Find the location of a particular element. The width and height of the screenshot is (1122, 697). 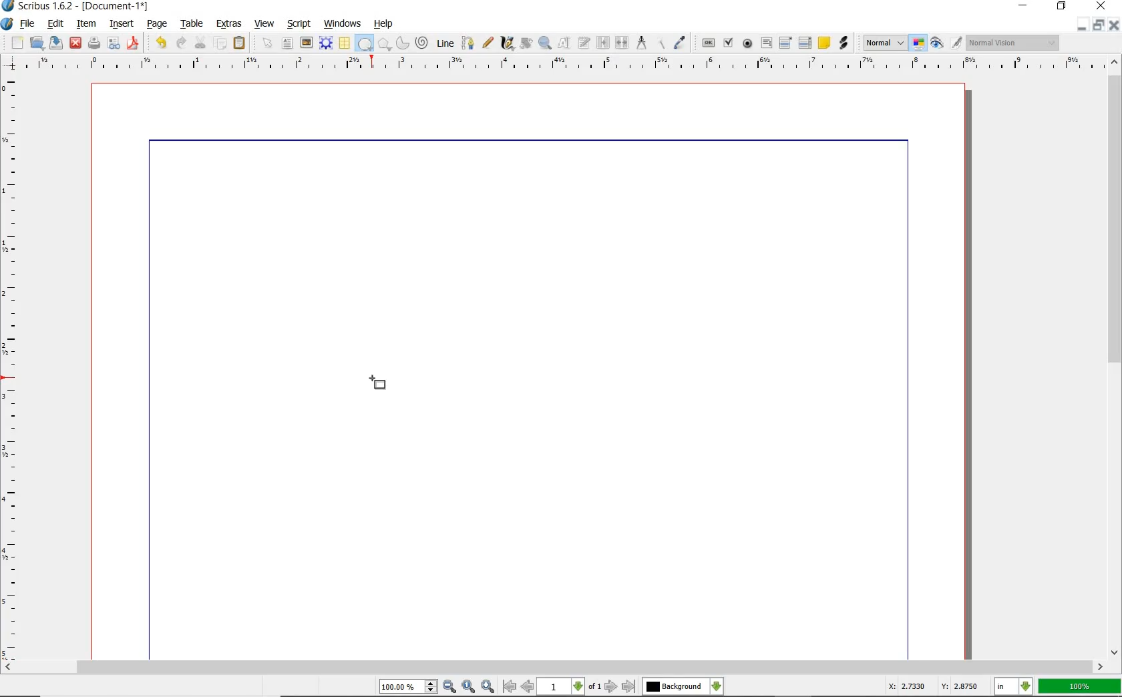

ROTATE ITEM is located at coordinates (525, 42).